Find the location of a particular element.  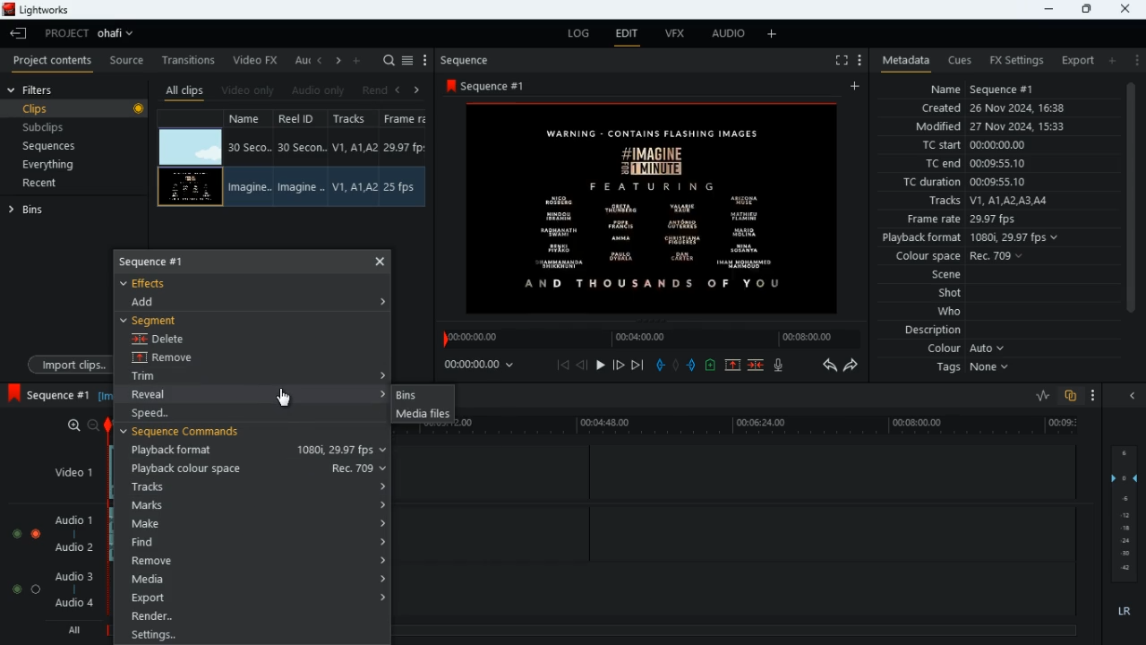

end is located at coordinates (636, 365).